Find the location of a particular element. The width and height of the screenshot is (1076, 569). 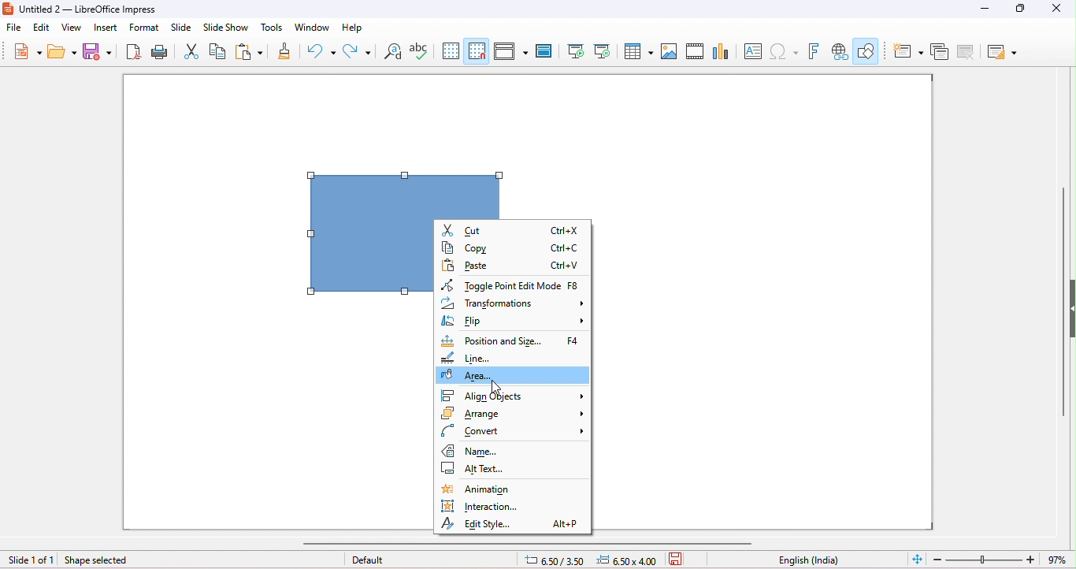

toggle point edit mode is located at coordinates (509, 284).